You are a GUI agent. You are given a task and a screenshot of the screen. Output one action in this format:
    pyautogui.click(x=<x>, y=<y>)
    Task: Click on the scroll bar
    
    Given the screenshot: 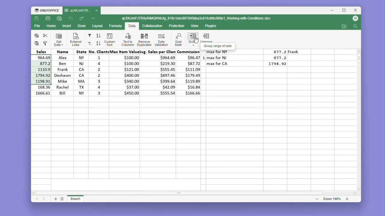 What is the action you would take?
    pyautogui.click(x=181, y=191)
    